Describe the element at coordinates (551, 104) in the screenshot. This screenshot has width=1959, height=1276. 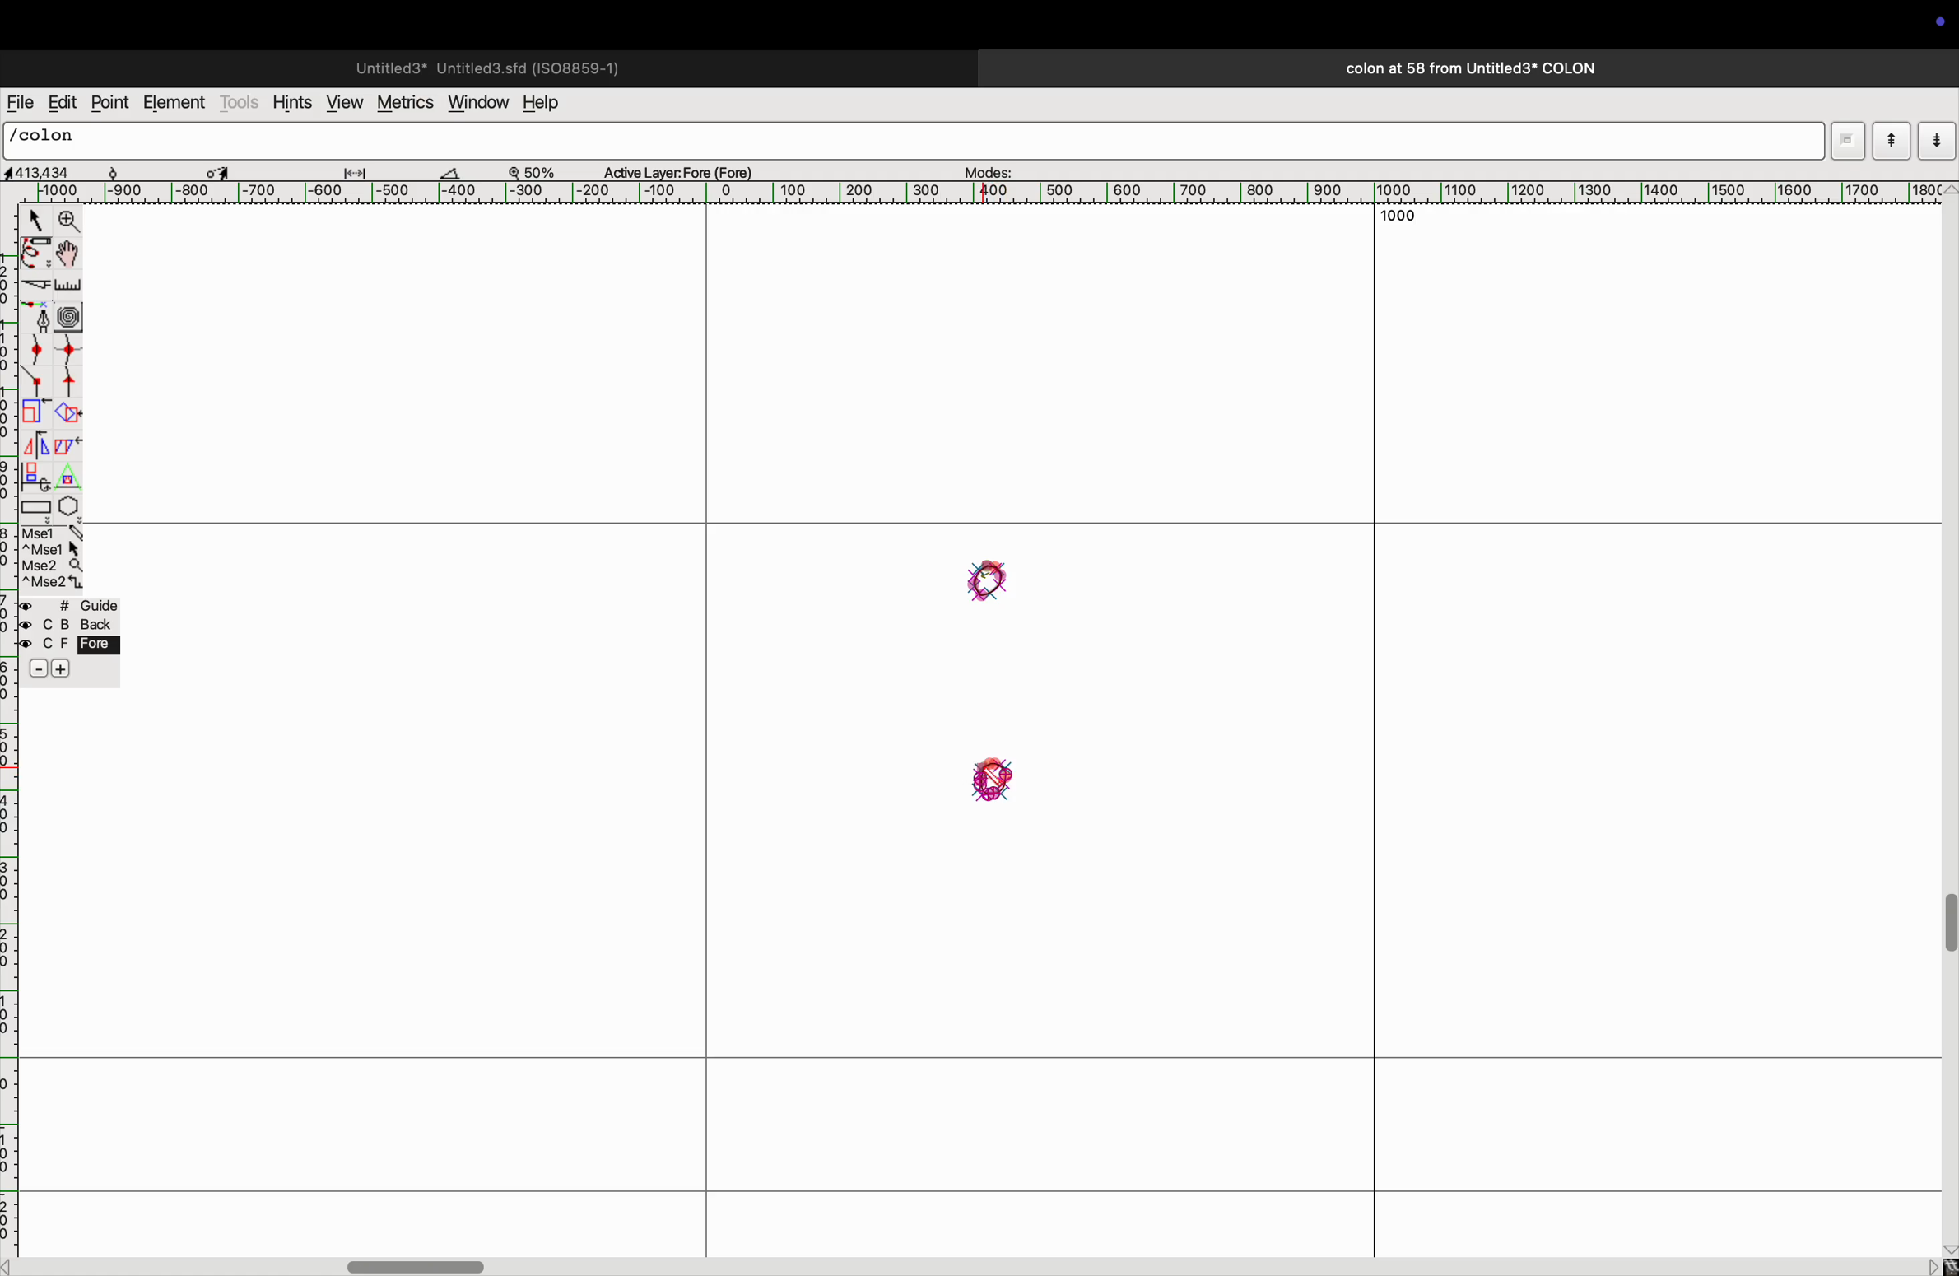
I see `hwlp` at that location.